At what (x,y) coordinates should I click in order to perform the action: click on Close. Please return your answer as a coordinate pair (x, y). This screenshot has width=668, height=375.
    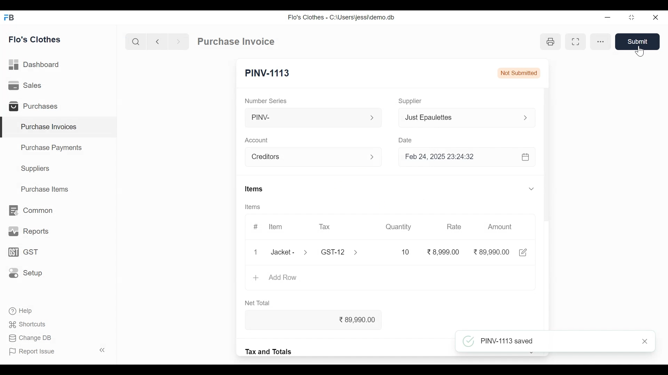
    Looking at the image, I should click on (255, 252).